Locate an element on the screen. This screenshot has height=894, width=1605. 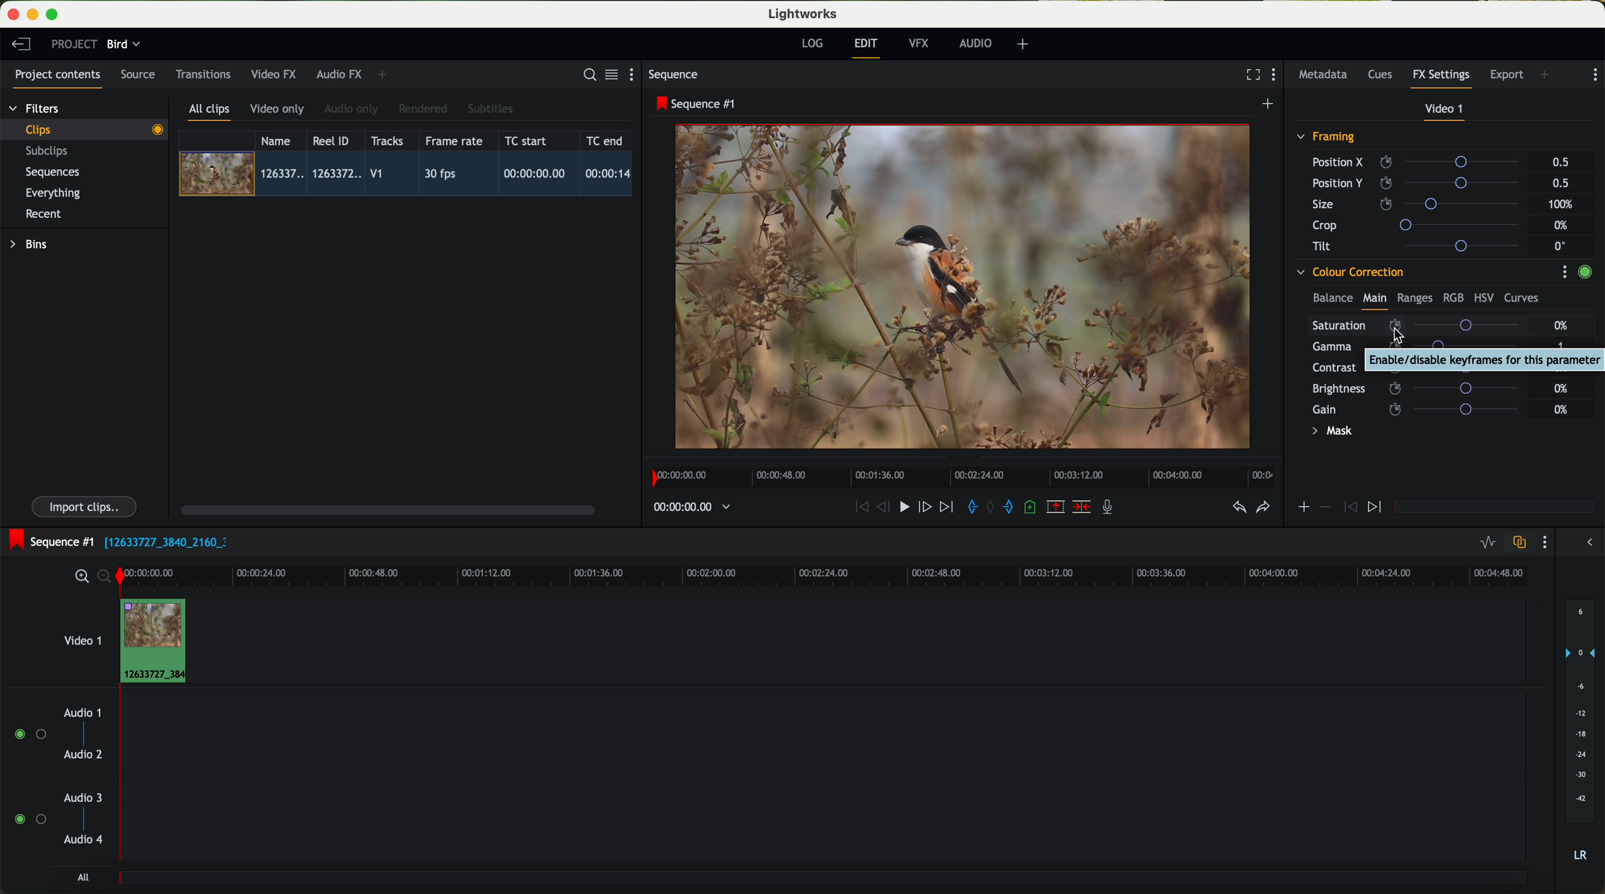
ranges is located at coordinates (1414, 297).